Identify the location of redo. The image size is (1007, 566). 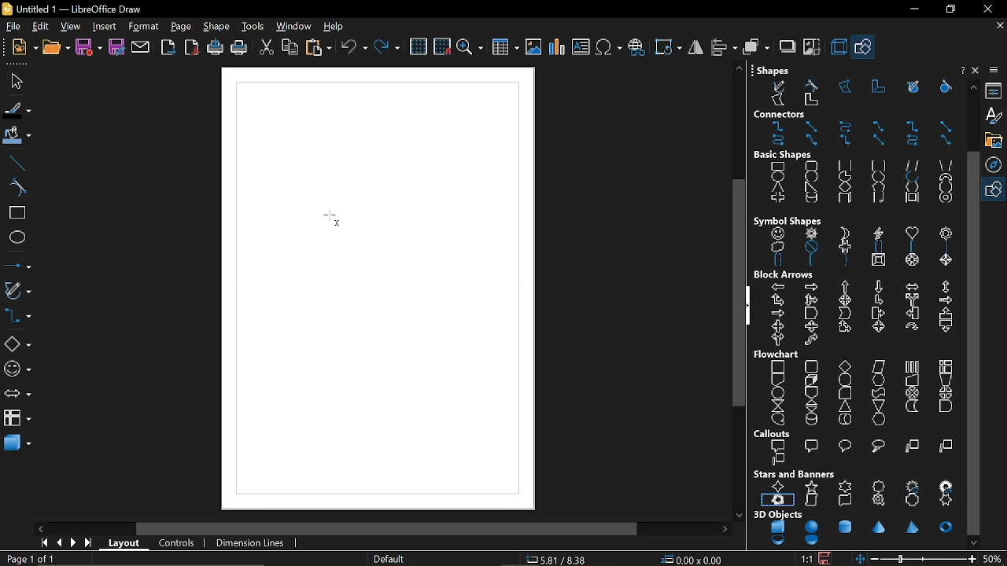
(387, 49).